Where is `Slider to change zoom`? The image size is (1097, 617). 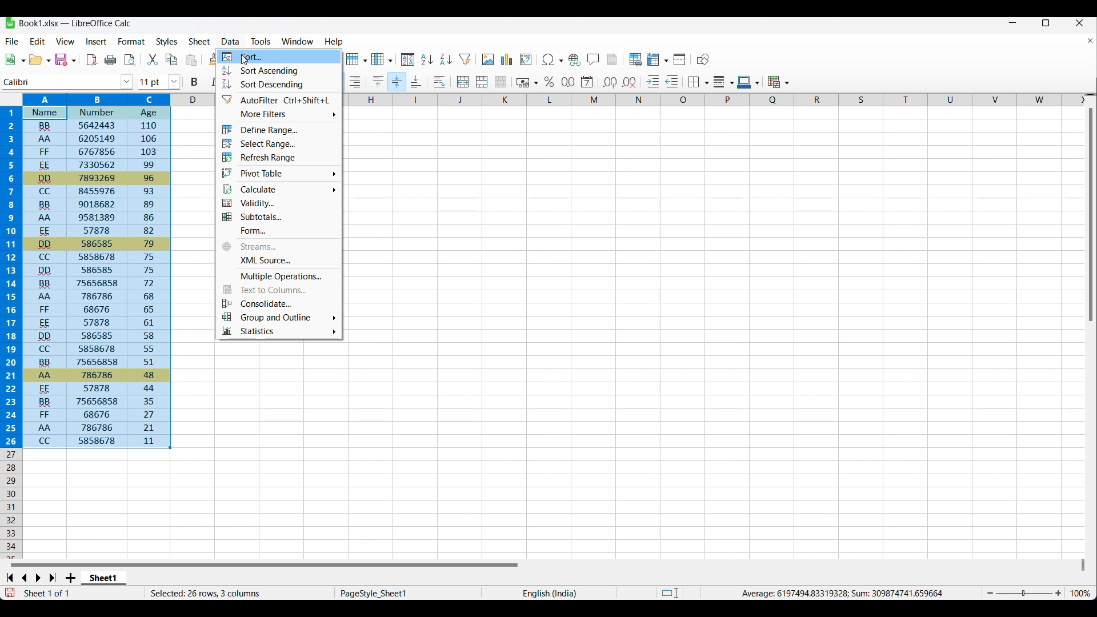
Slider to change zoom is located at coordinates (1024, 594).